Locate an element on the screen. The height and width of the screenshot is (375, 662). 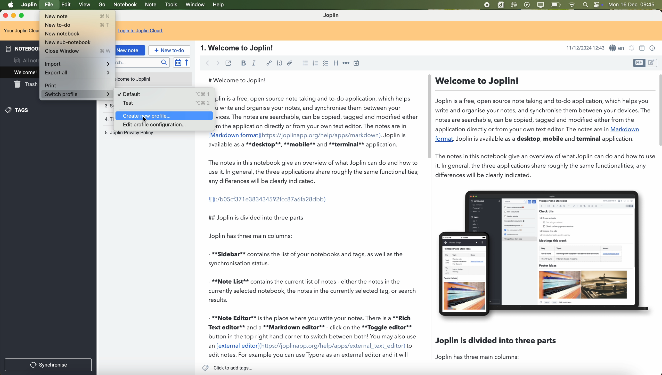
toggle editors is located at coordinates (638, 63).